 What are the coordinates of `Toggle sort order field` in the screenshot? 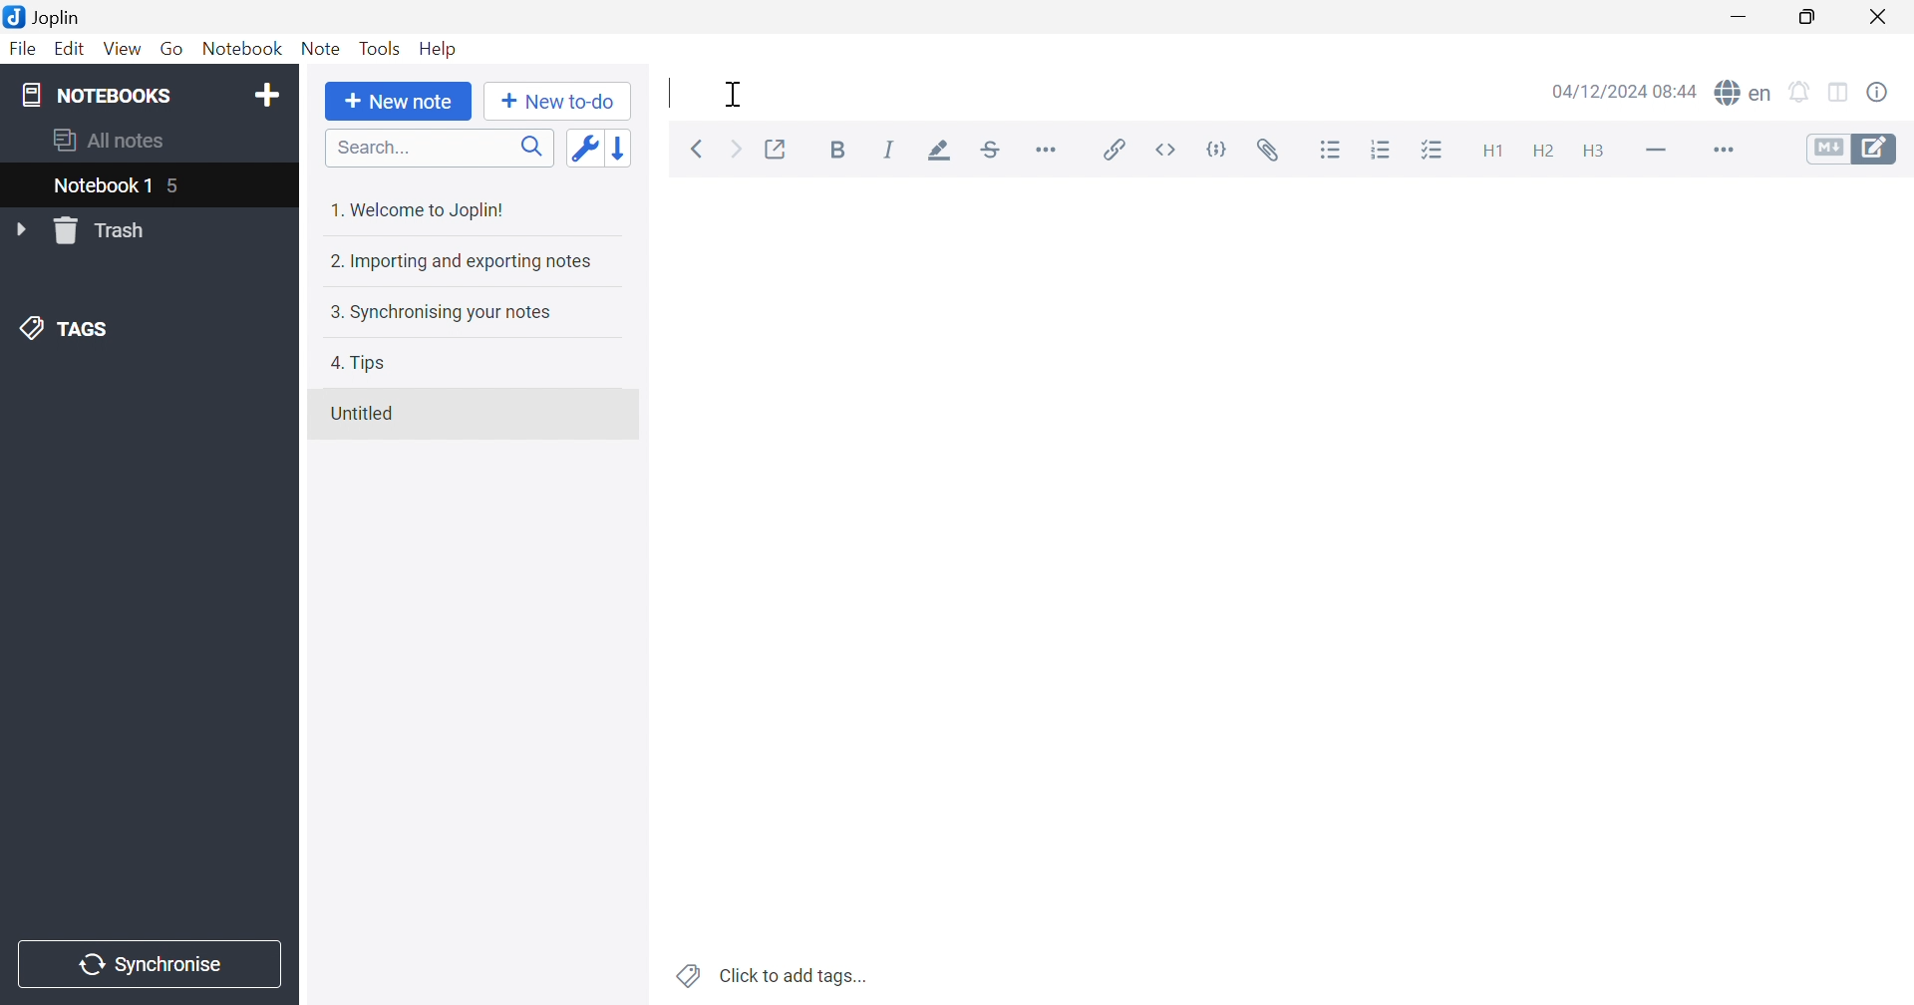 It's located at (583, 148).